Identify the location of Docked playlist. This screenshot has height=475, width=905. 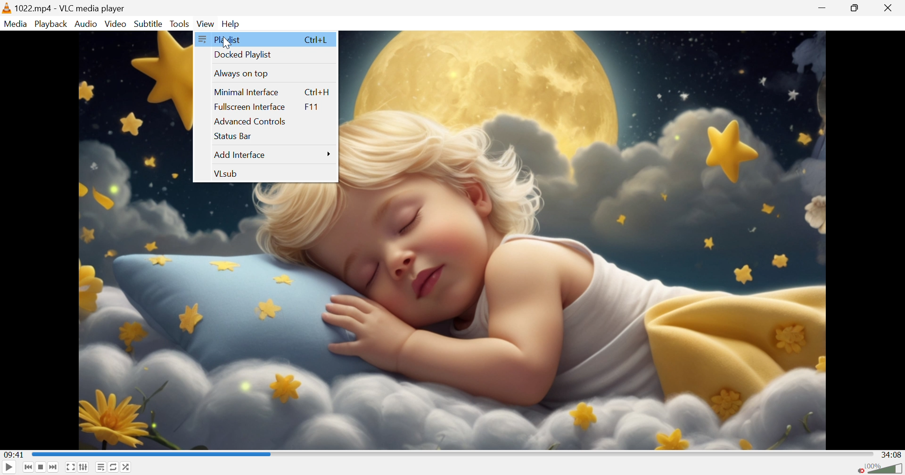
(244, 55).